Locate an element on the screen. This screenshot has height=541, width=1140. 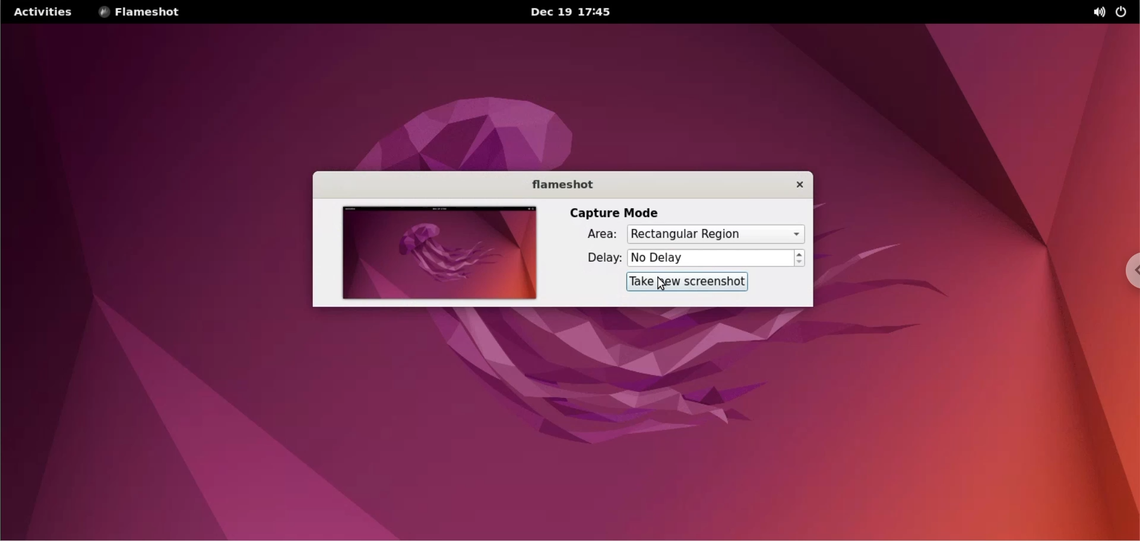
take screenshot  is located at coordinates (689, 282).